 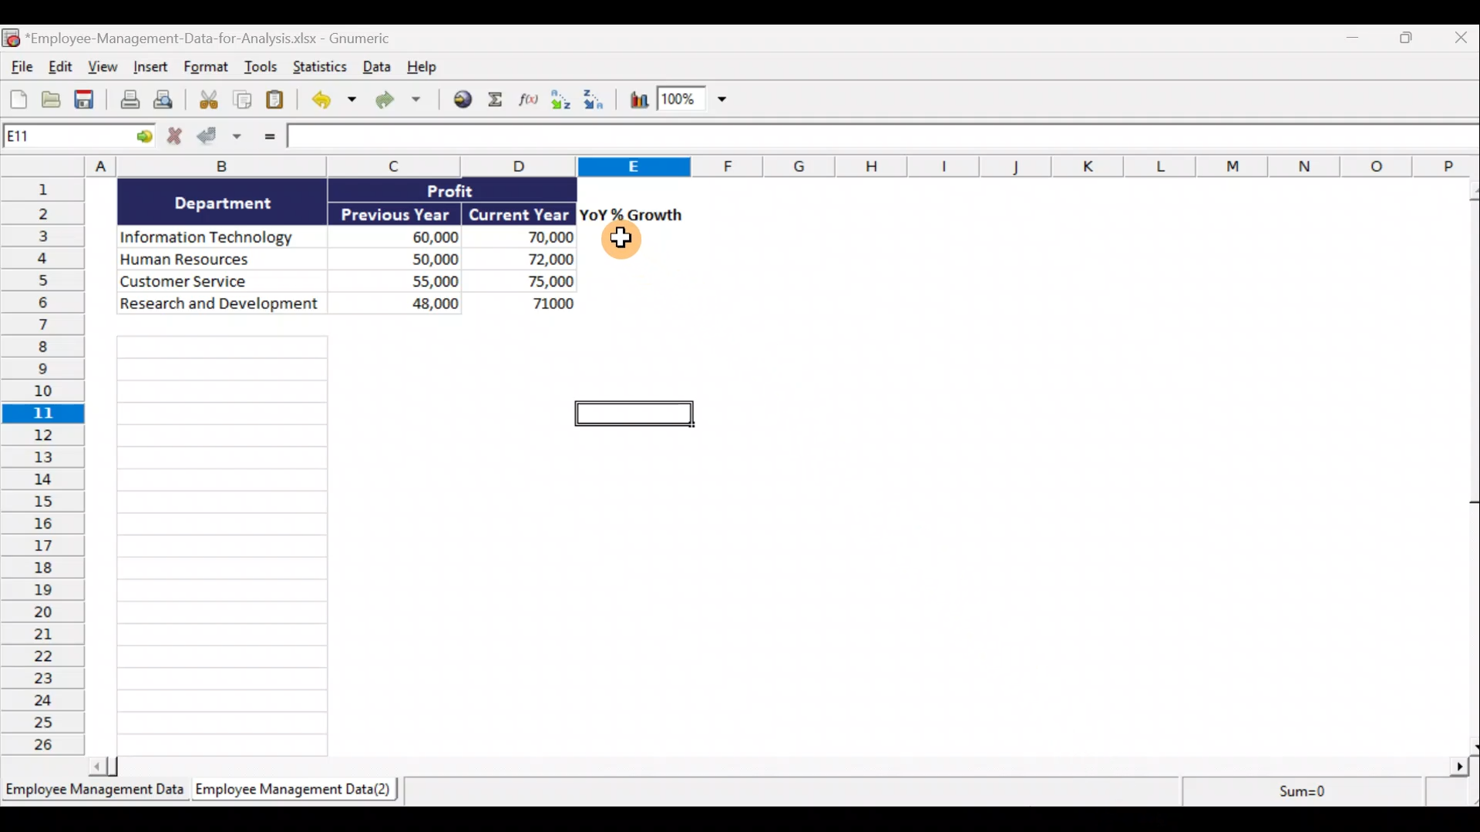 What do you see at coordinates (344, 246) in the screenshot?
I see `Data` at bounding box center [344, 246].